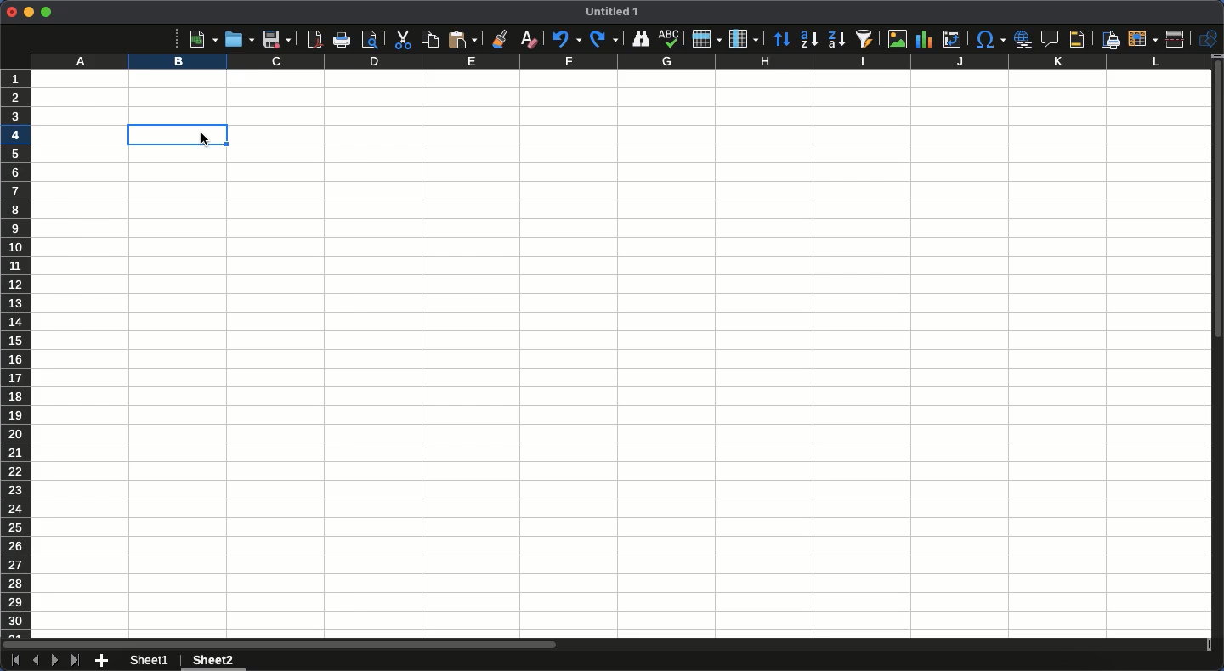  What do you see at coordinates (152, 661) in the screenshot?
I see `Sheet 1` at bounding box center [152, 661].